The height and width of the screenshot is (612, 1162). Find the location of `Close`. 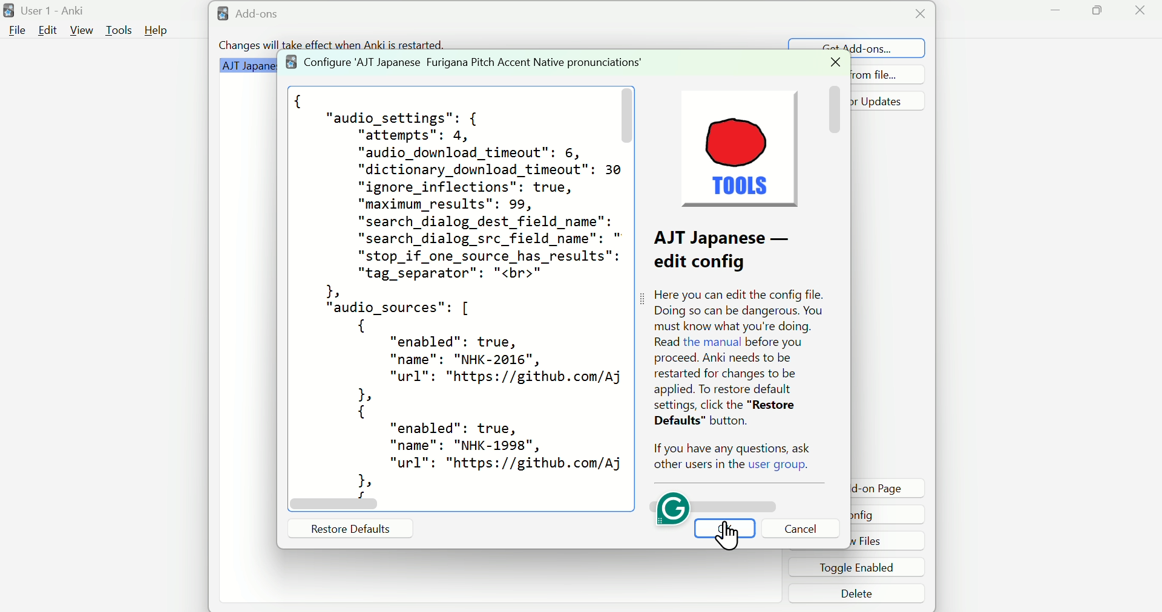

Close is located at coordinates (917, 15).